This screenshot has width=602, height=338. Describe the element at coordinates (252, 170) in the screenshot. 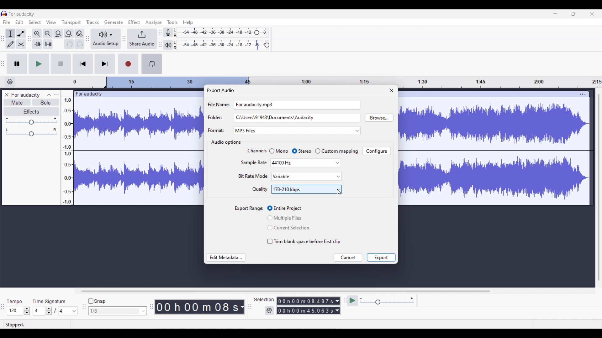

I see `Setting options under current section` at that location.